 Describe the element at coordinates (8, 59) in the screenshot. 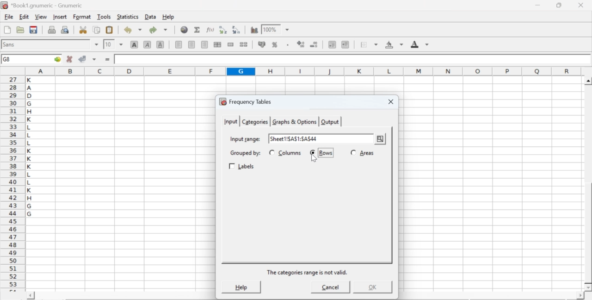

I see `G8` at that location.